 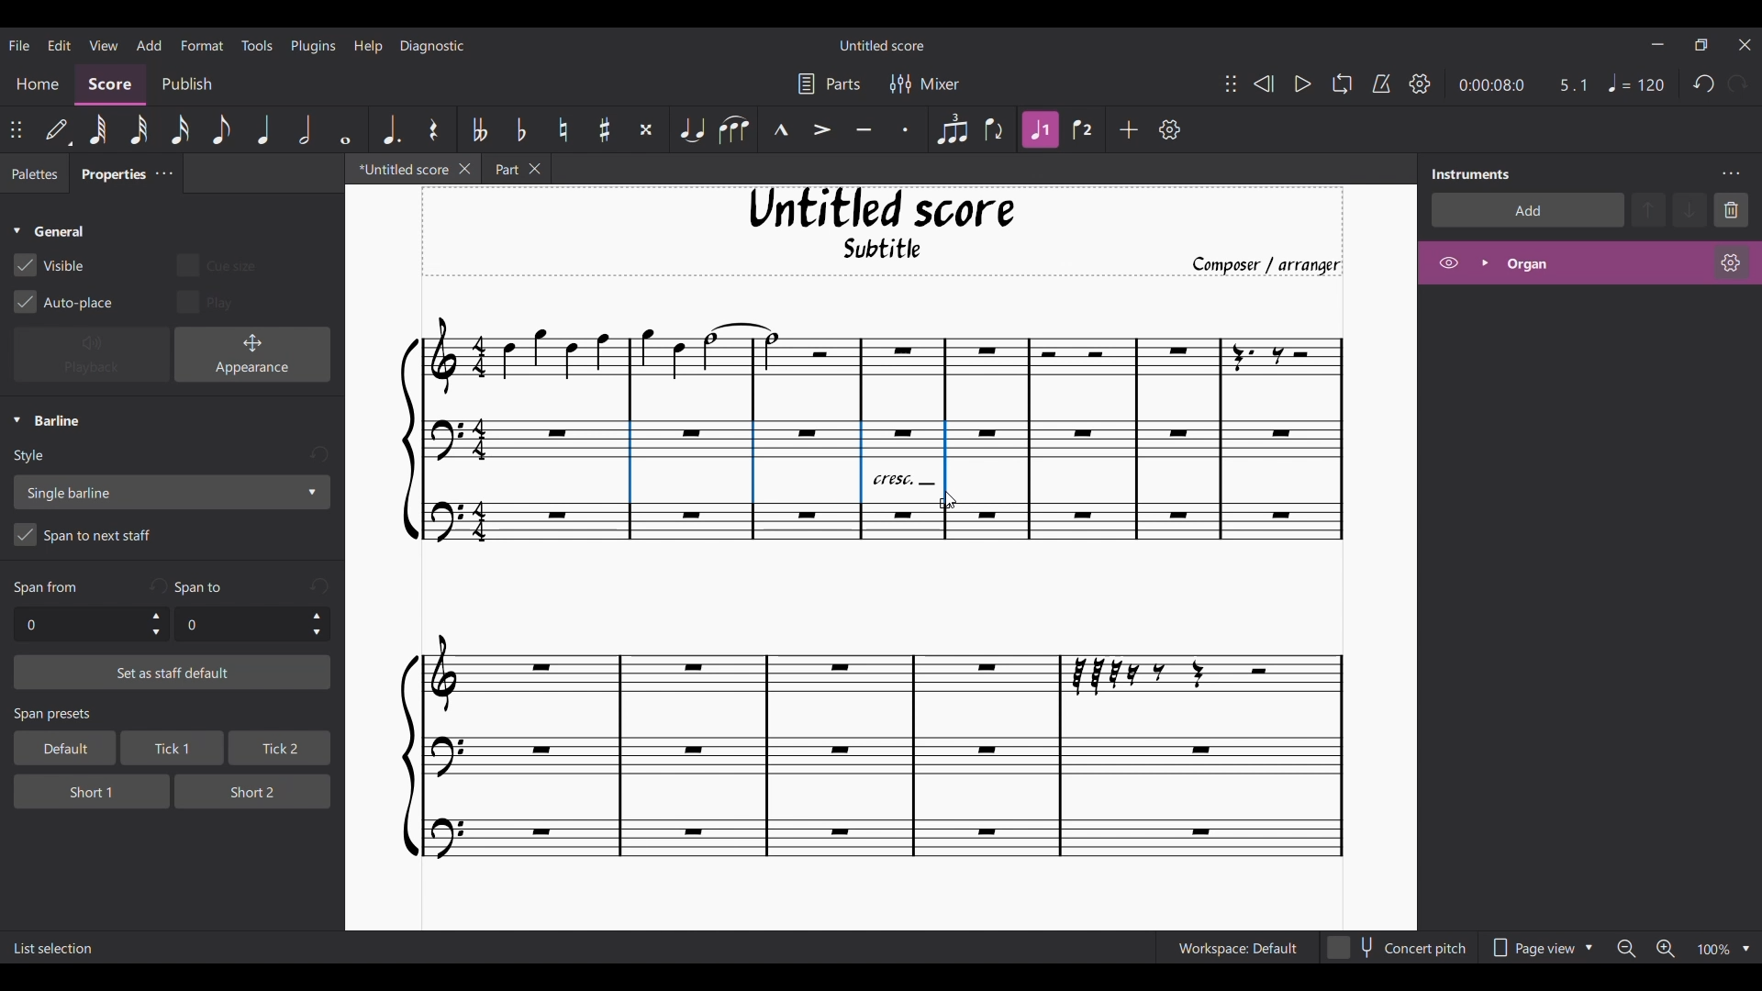 I want to click on 16th note, so click(x=182, y=129).